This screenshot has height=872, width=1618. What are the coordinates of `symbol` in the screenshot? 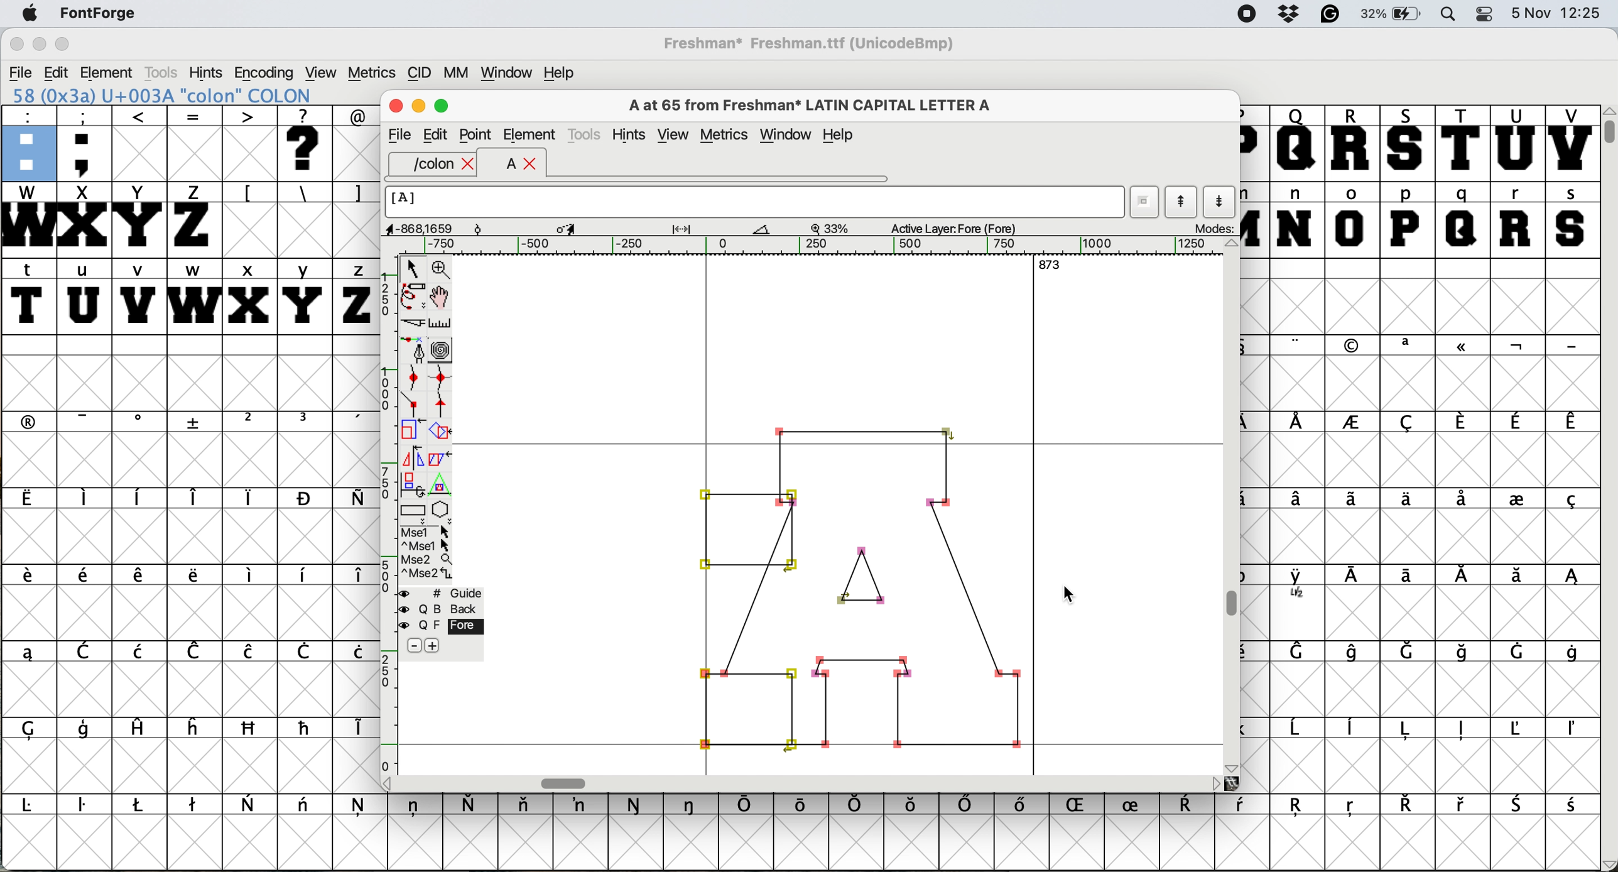 It's located at (1571, 579).